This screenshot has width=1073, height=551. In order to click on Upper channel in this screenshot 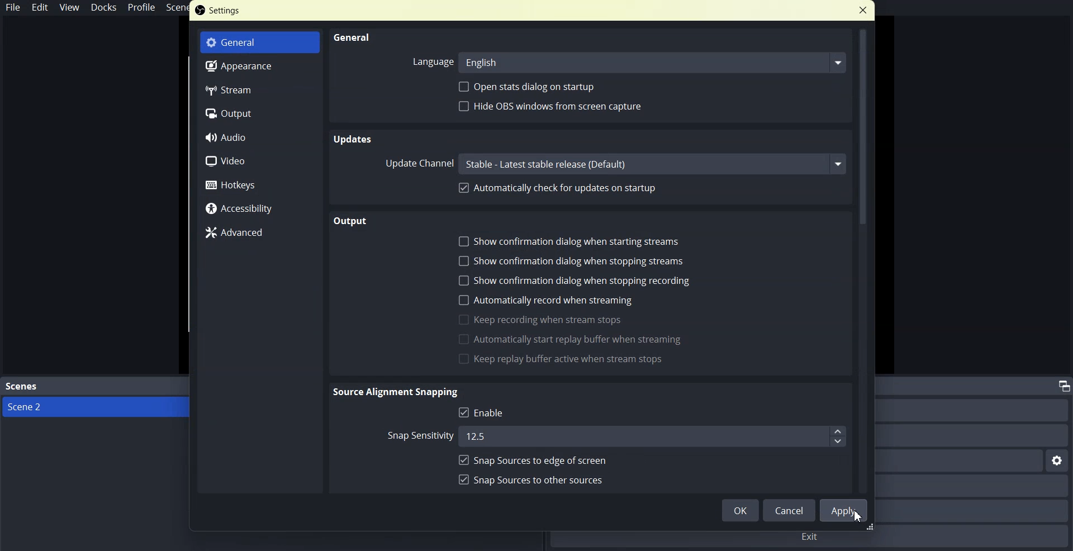, I will do `click(420, 163)`.